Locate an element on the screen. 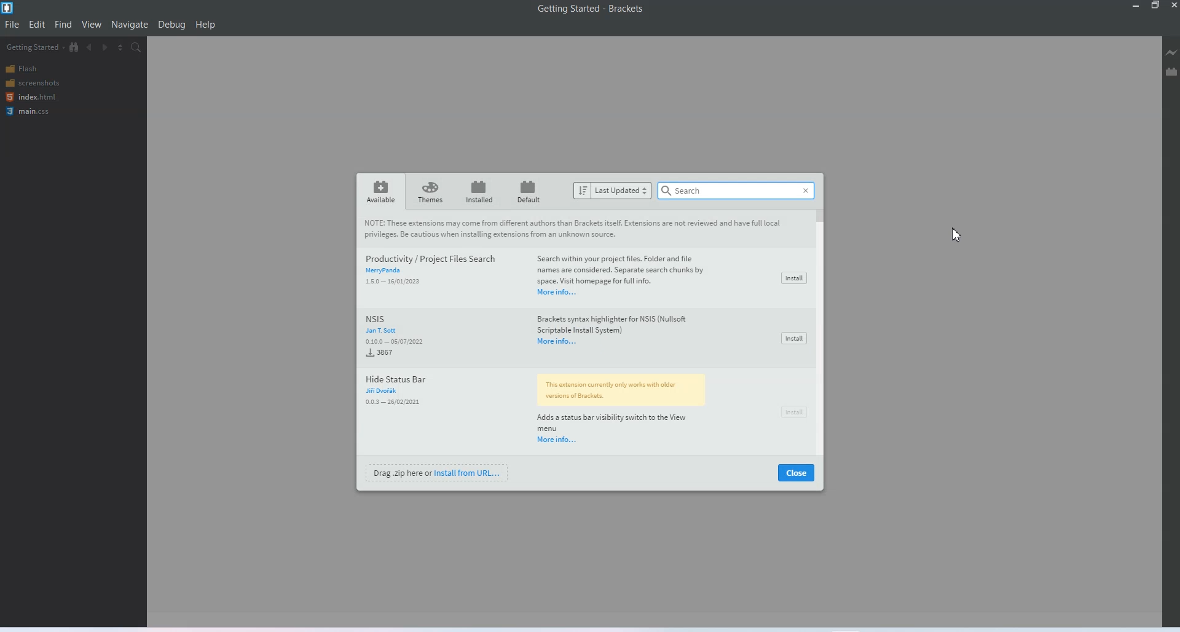  Maximize is located at coordinates (1155, 7).